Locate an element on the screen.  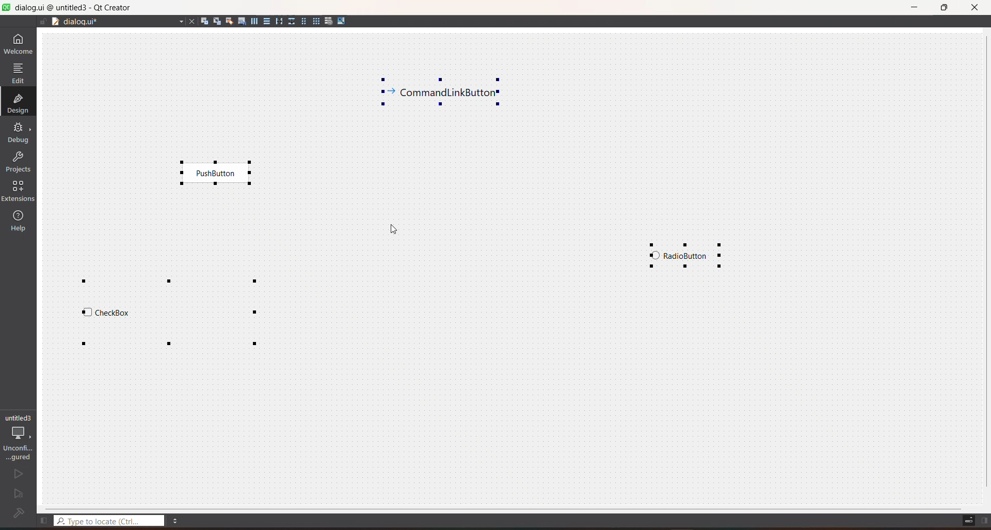
file name is located at coordinates (124, 22).